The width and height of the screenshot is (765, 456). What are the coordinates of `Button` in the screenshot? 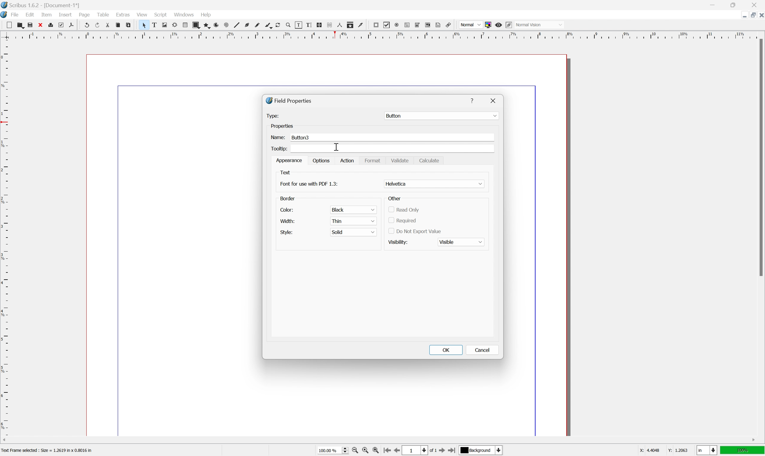 It's located at (441, 116).